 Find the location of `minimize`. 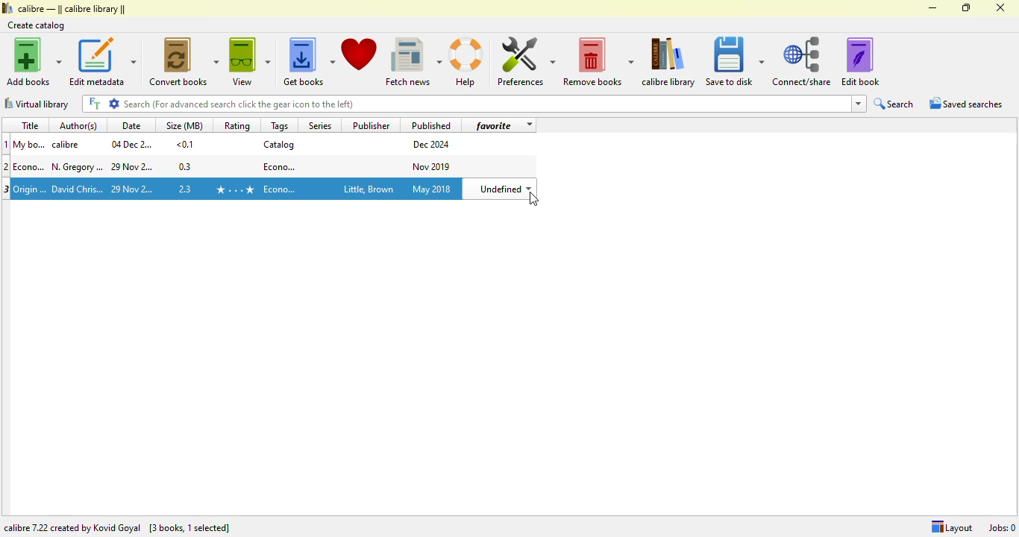

minimize is located at coordinates (933, 8).